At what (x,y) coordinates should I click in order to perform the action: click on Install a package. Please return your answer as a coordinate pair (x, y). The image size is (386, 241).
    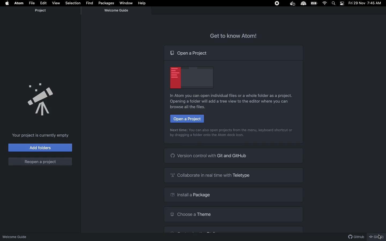
    Looking at the image, I should click on (234, 195).